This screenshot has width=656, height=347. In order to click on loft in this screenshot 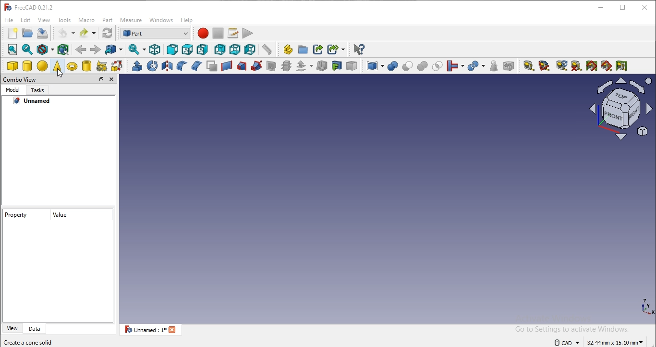, I will do `click(241, 65)`.